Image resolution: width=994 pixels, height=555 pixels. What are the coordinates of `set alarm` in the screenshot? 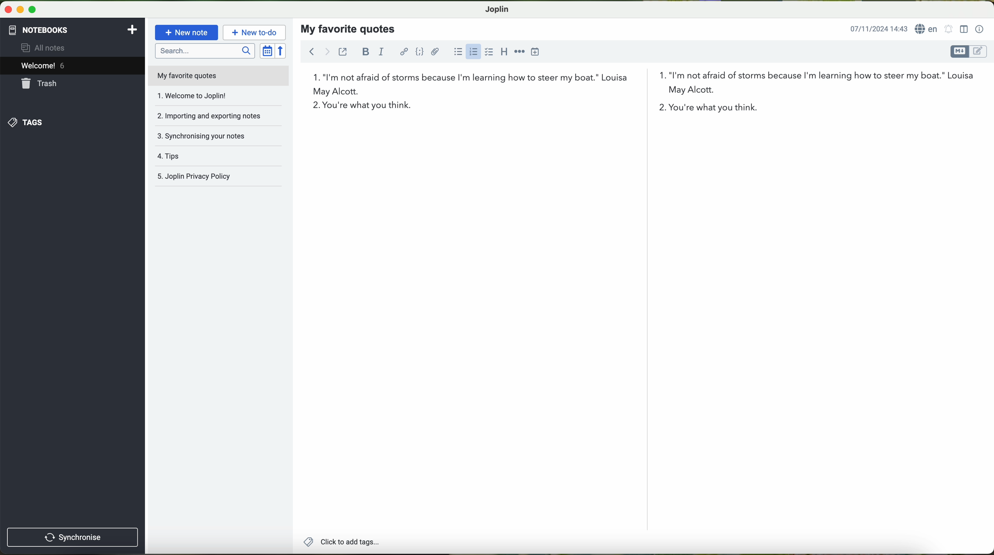 It's located at (948, 30).